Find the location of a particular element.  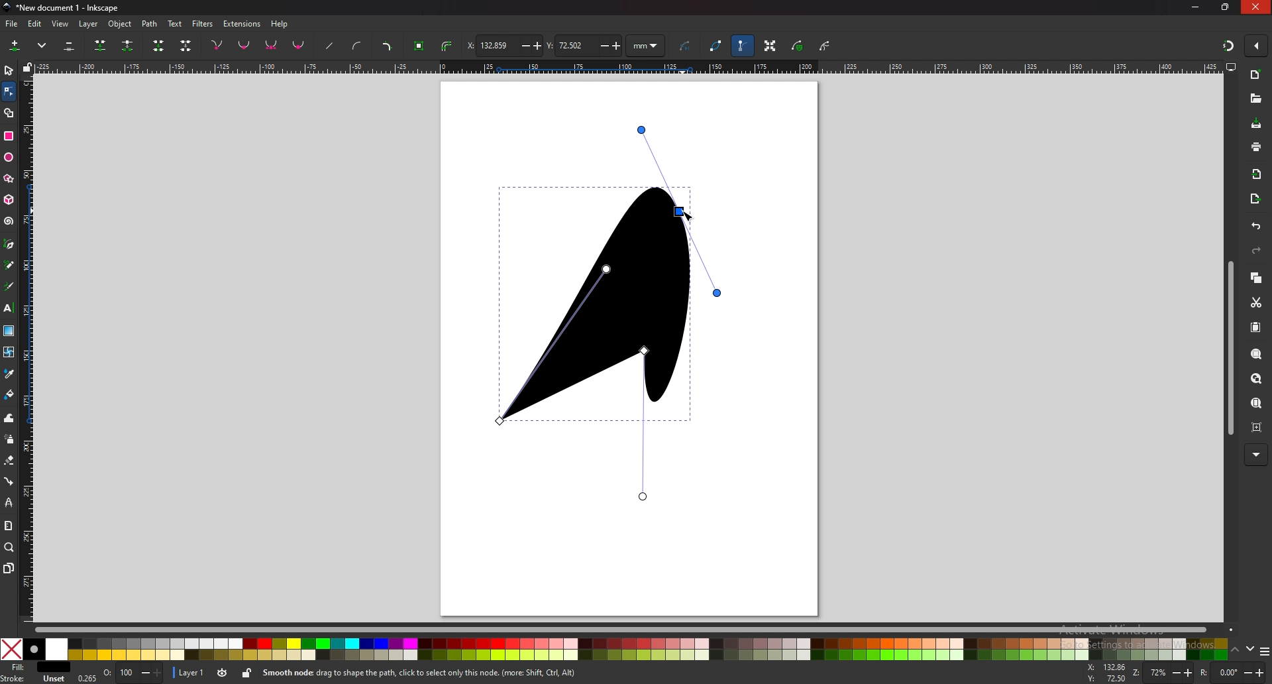

zoom is located at coordinates (1163, 672).